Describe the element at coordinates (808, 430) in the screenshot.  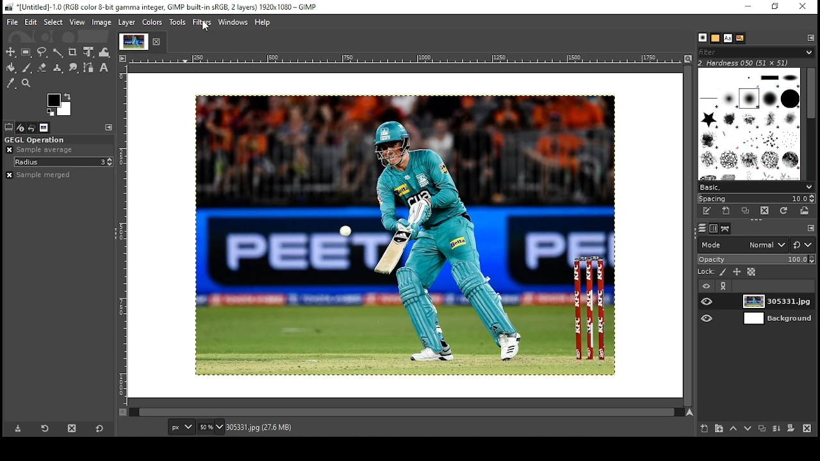
I see `delete layer` at that location.